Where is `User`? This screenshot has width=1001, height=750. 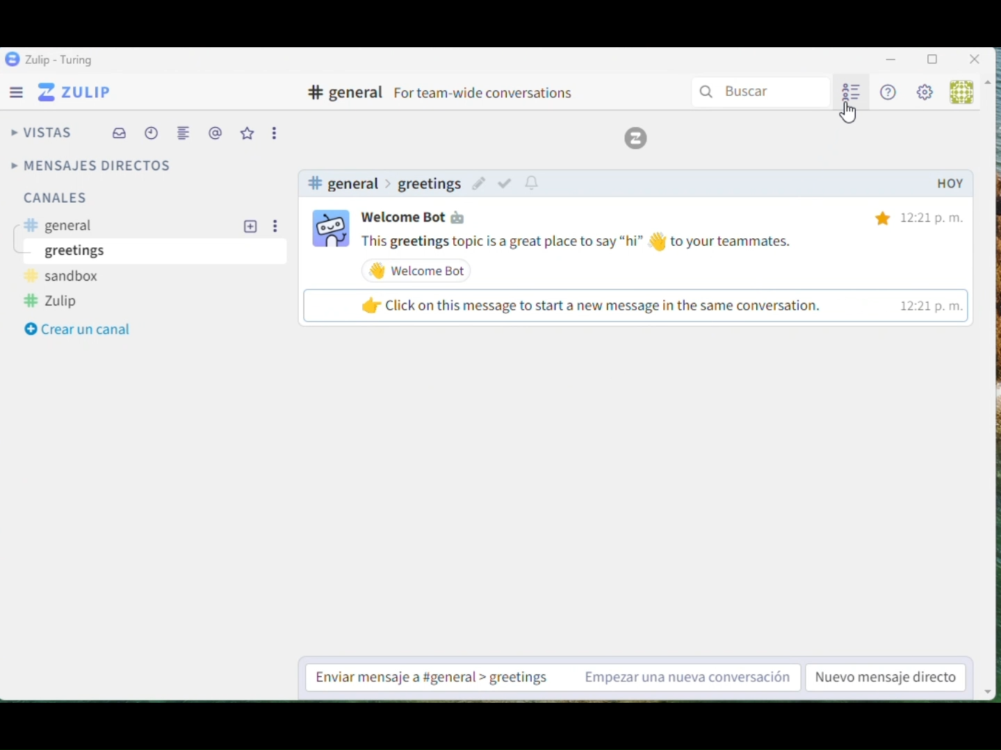
User is located at coordinates (963, 92).